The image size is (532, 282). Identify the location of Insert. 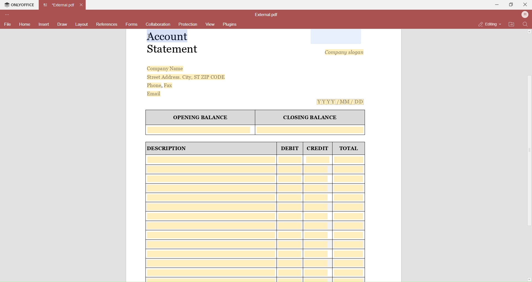
(45, 24).